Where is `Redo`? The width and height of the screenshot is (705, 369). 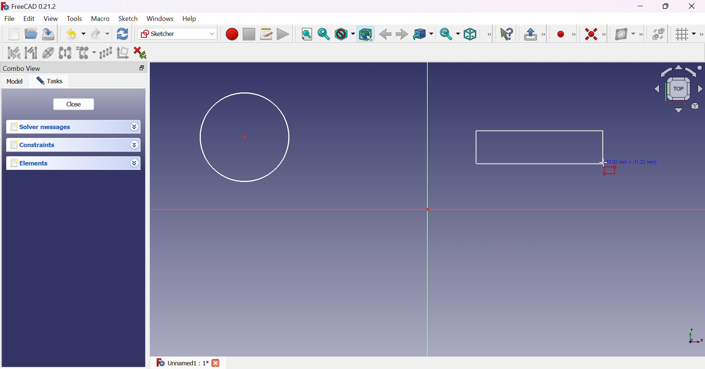
Redo is located at coordinates (100, 34).